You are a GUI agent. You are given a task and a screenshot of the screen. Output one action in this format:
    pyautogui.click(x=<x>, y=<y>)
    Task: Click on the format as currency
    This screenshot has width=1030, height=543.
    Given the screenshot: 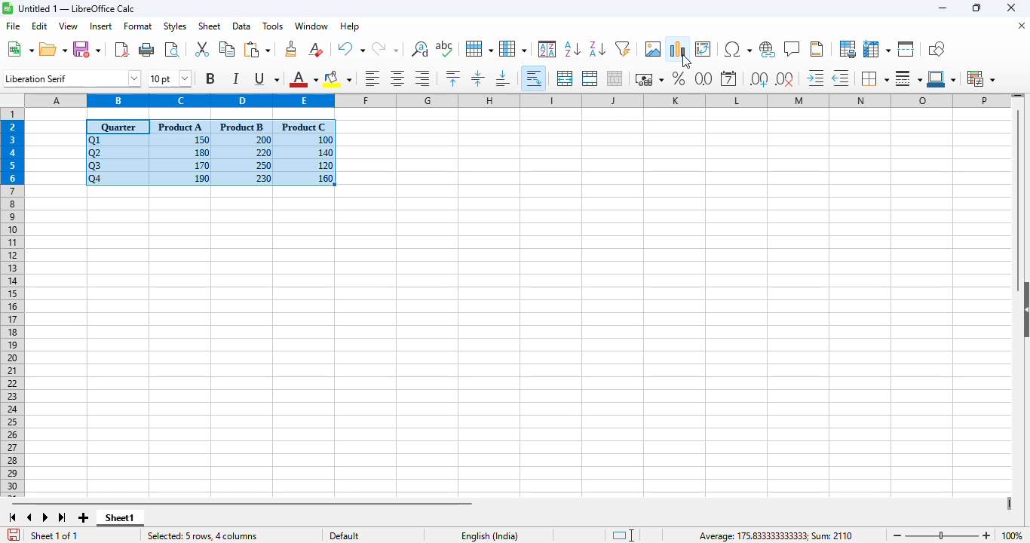 What is the action you would take?
    pyautogui.click(x=648, y=79)
    